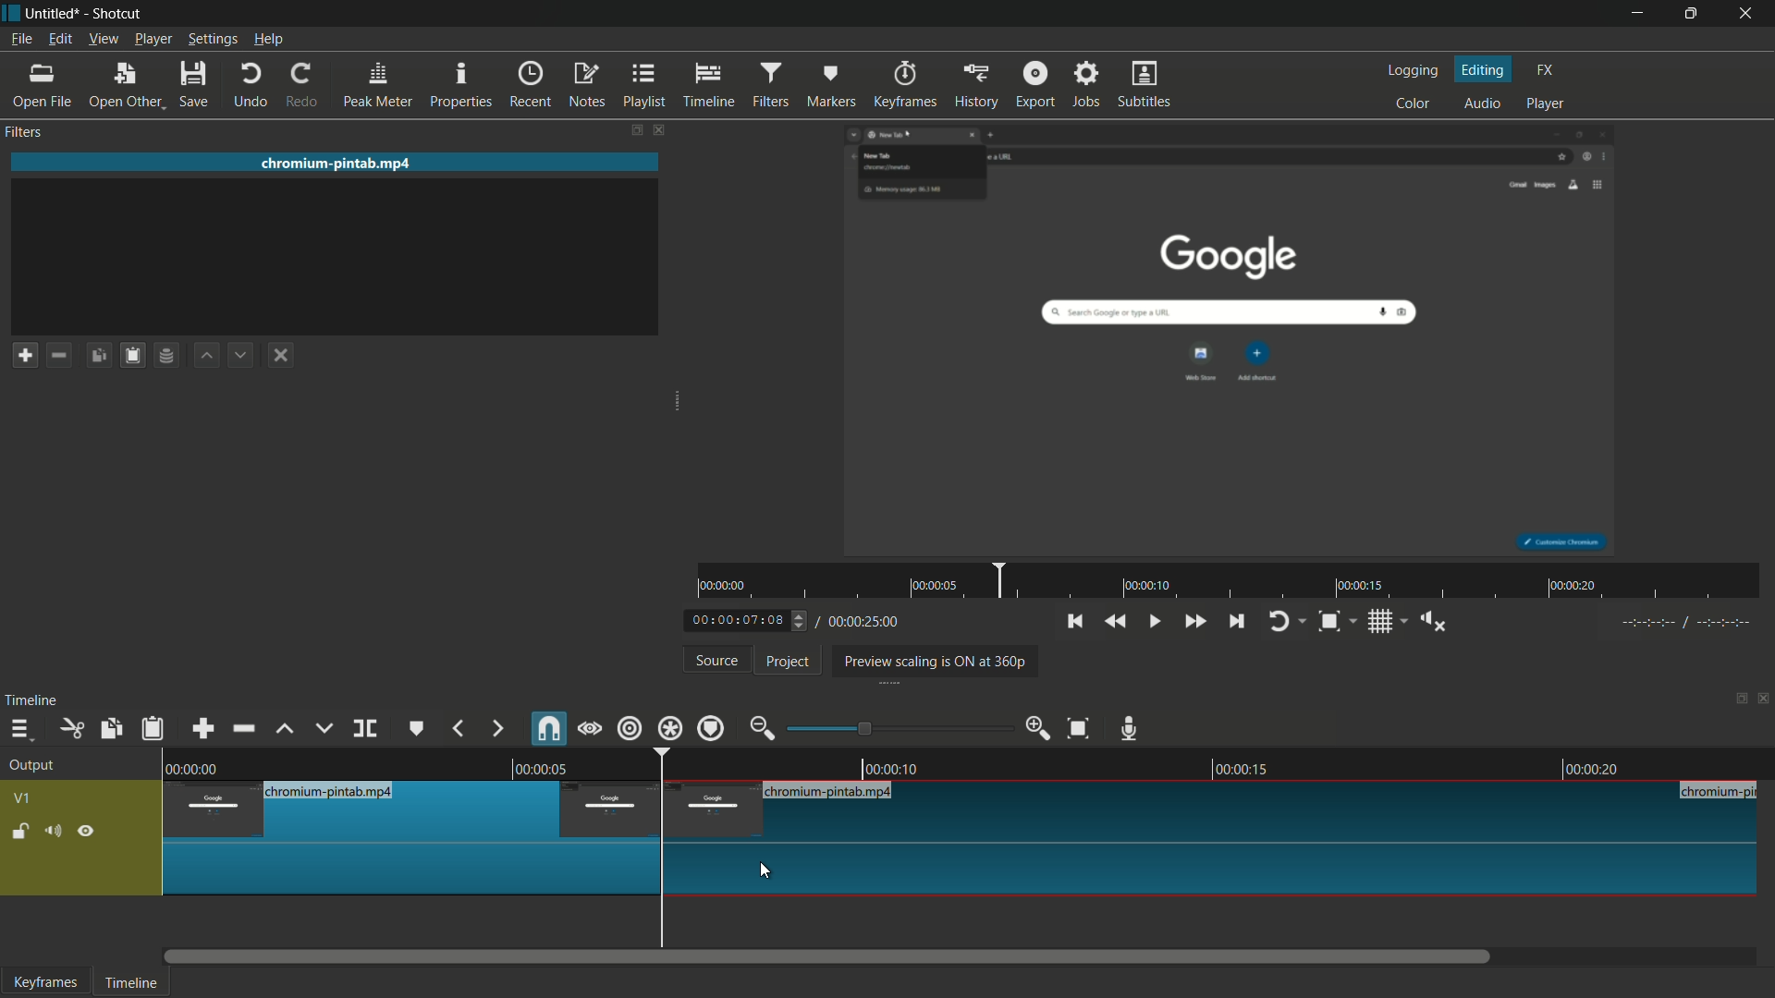  I want to click on move filter down, so click(239, 355).